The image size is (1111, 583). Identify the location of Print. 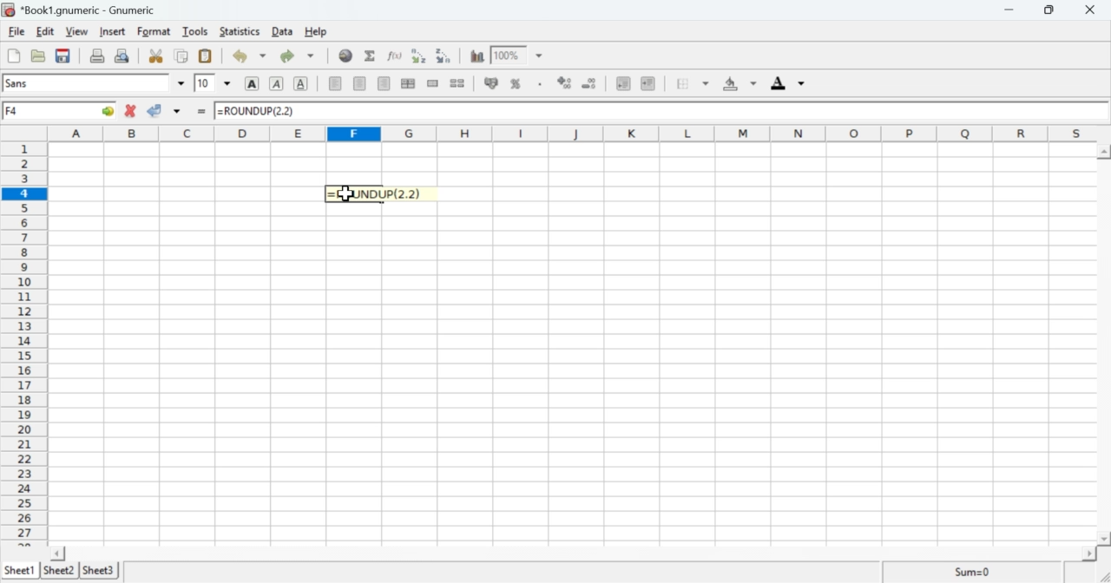
(95, 56).